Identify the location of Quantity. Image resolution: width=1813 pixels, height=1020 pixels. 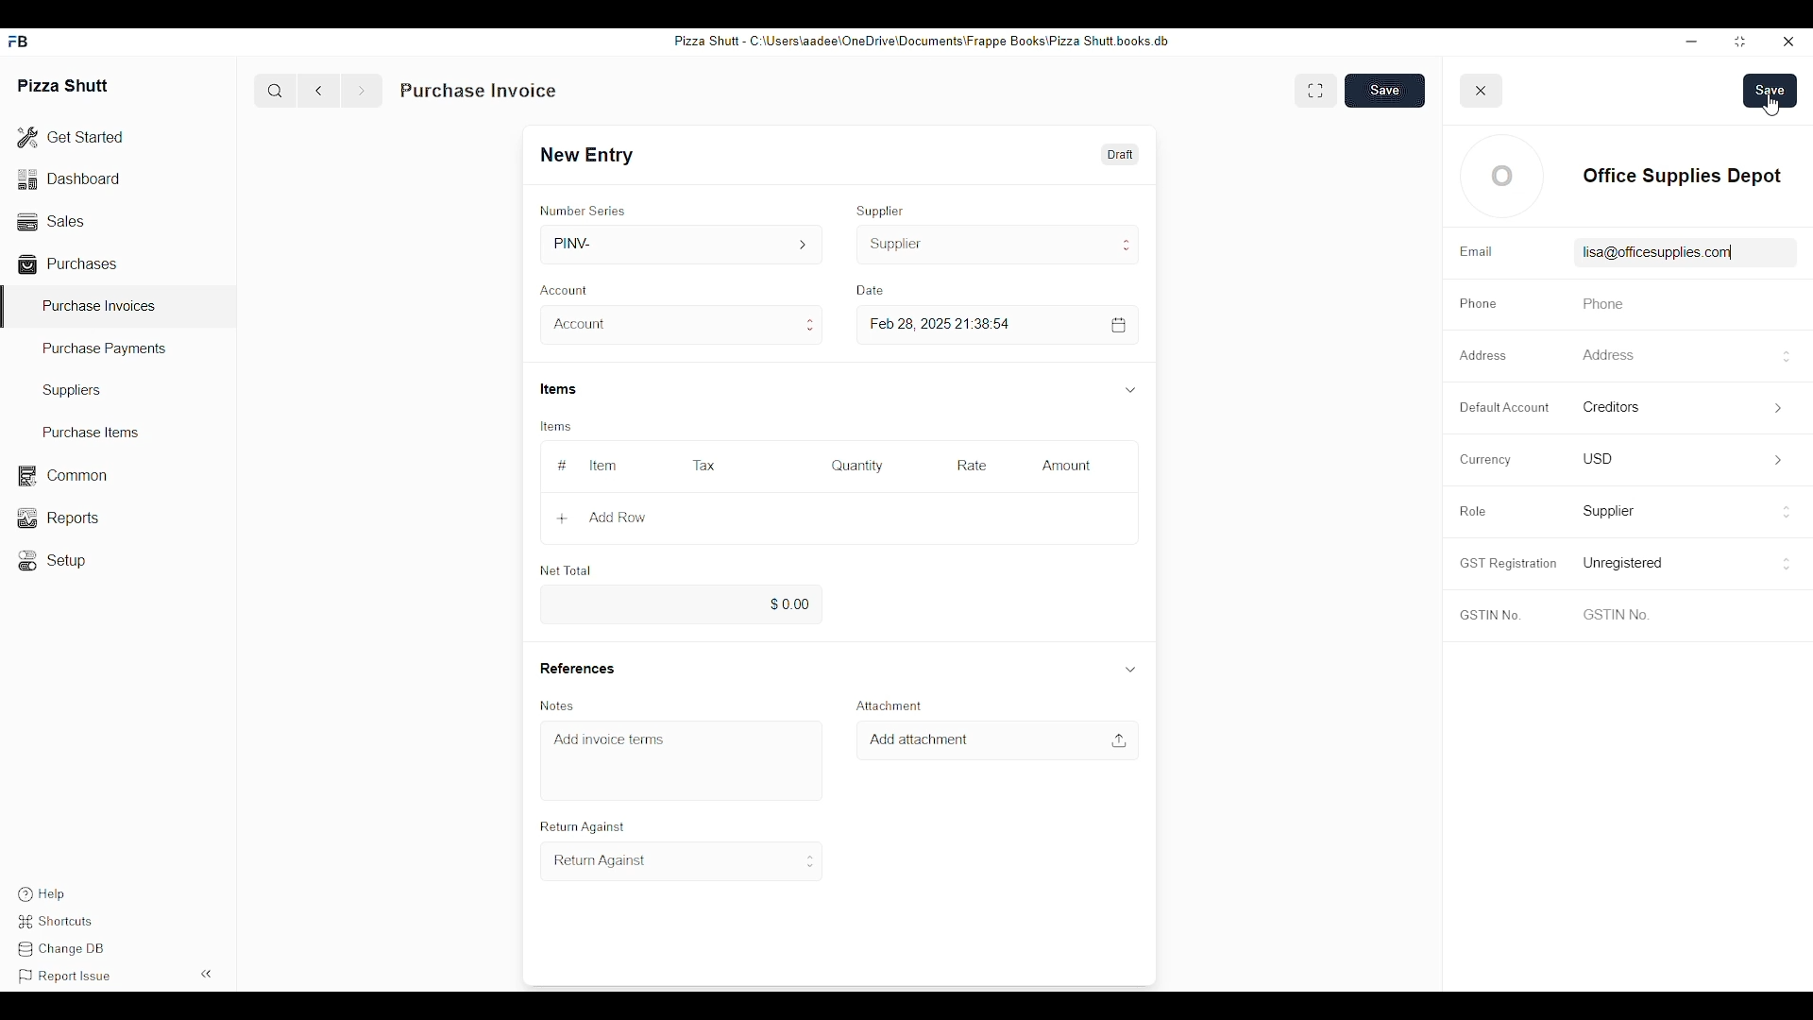
(856, 466).